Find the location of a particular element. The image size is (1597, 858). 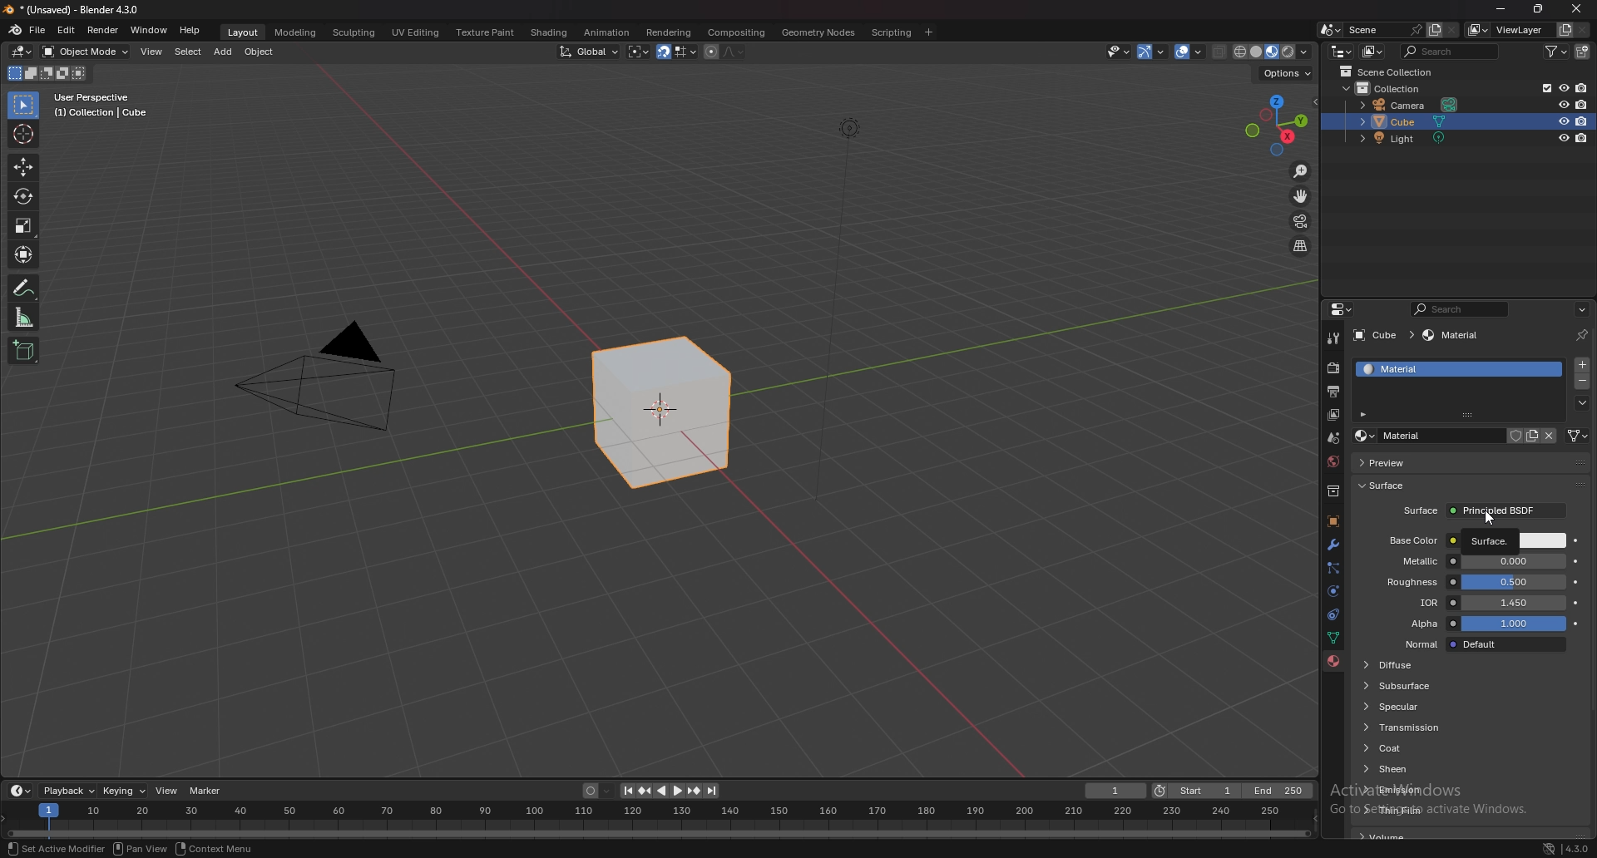

move is located at coordinates (1302, 196).